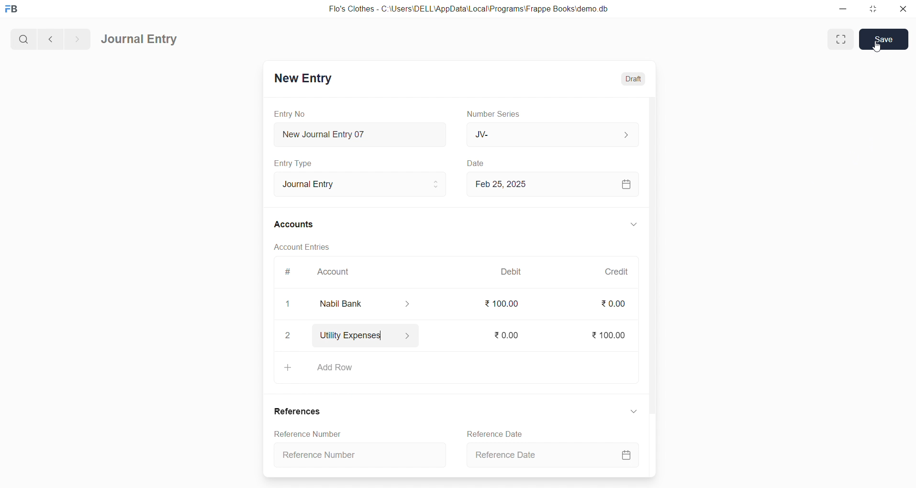 The width and height of the screenshot is (916, 488). I want to click on cursor, so click(877, 50).